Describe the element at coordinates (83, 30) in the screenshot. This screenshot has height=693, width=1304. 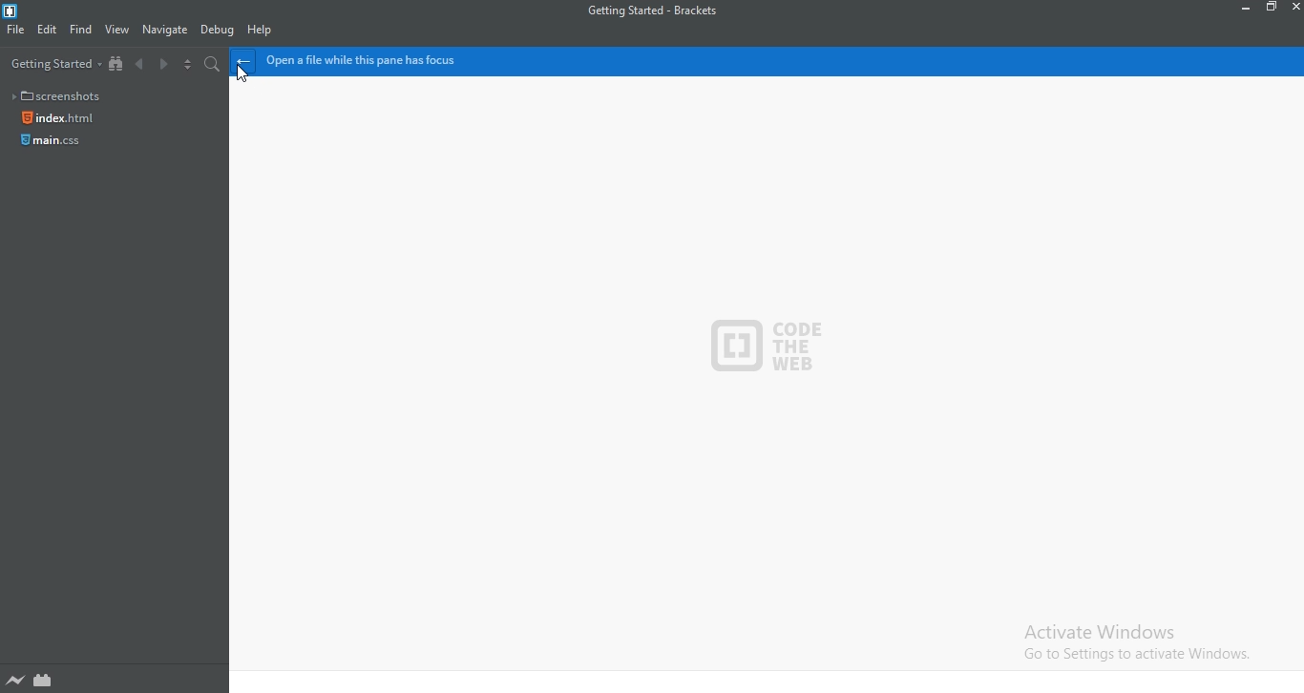
I see `Find` at that location.